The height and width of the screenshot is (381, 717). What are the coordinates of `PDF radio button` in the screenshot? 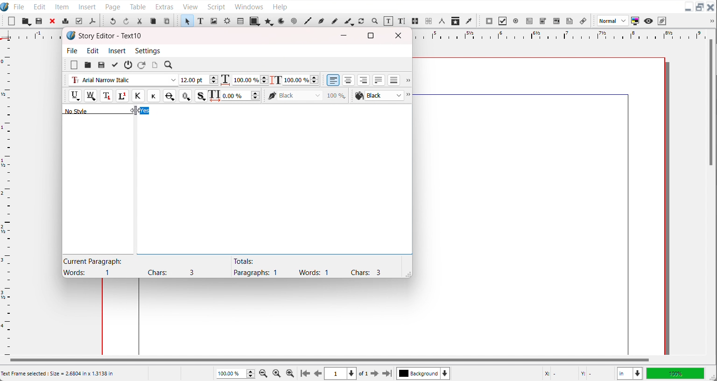 It's located at (515, 21).